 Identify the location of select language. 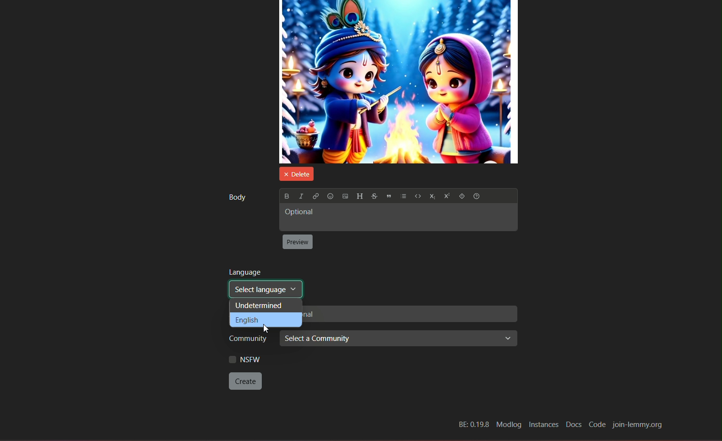
(265, 289).